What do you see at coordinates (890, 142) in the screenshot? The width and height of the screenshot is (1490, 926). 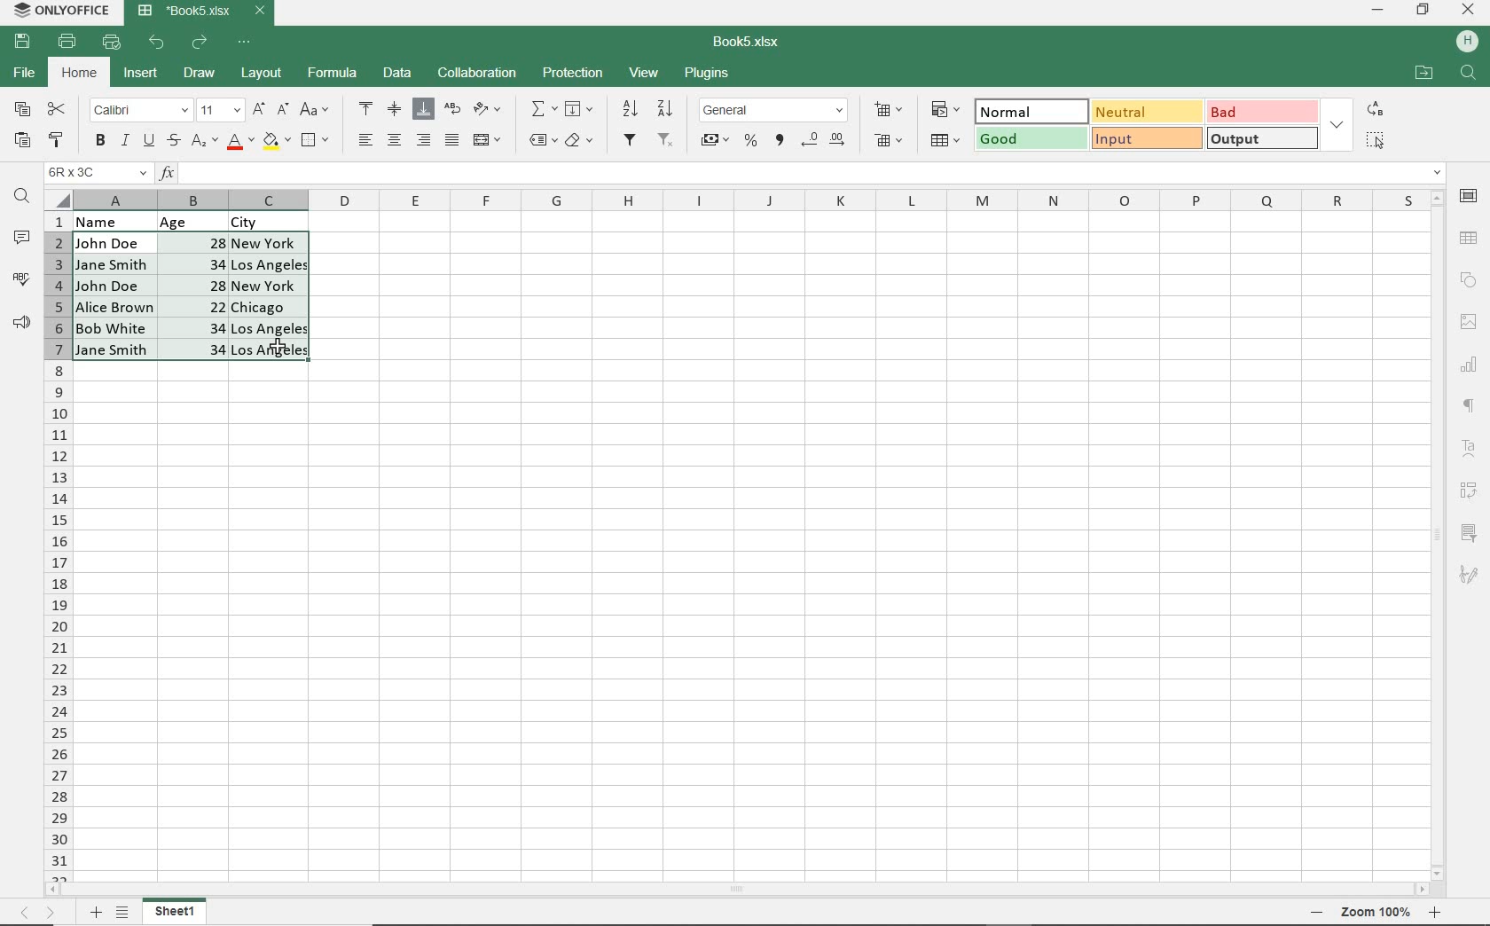 I see `DELETE CELLS` at bounding box center [890, 142].